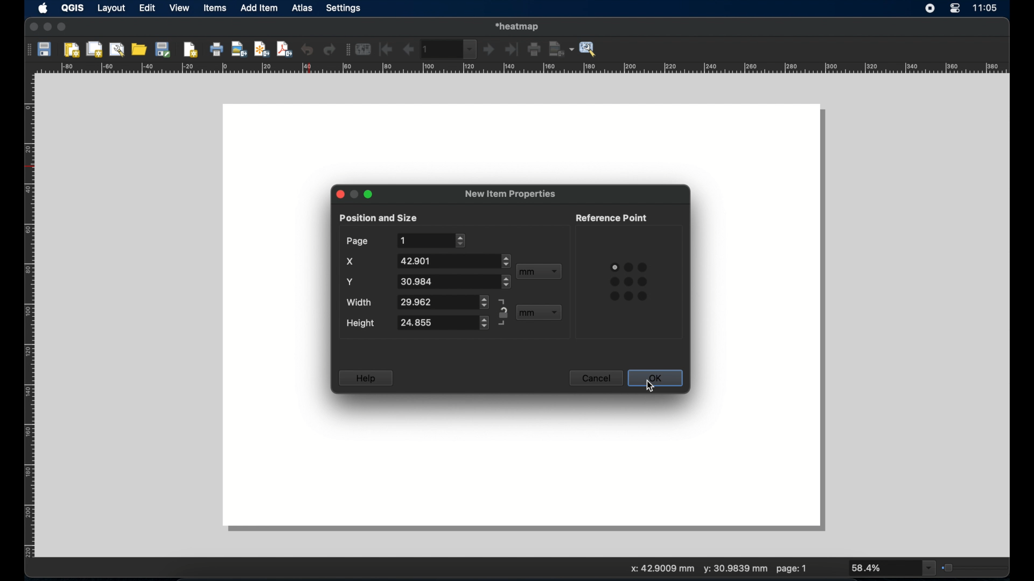 This screenshot has height=581, width=1034. What do you see at coordinates (366, 378) in the screenshot?
I see `help` at bounding box center [366, 378].